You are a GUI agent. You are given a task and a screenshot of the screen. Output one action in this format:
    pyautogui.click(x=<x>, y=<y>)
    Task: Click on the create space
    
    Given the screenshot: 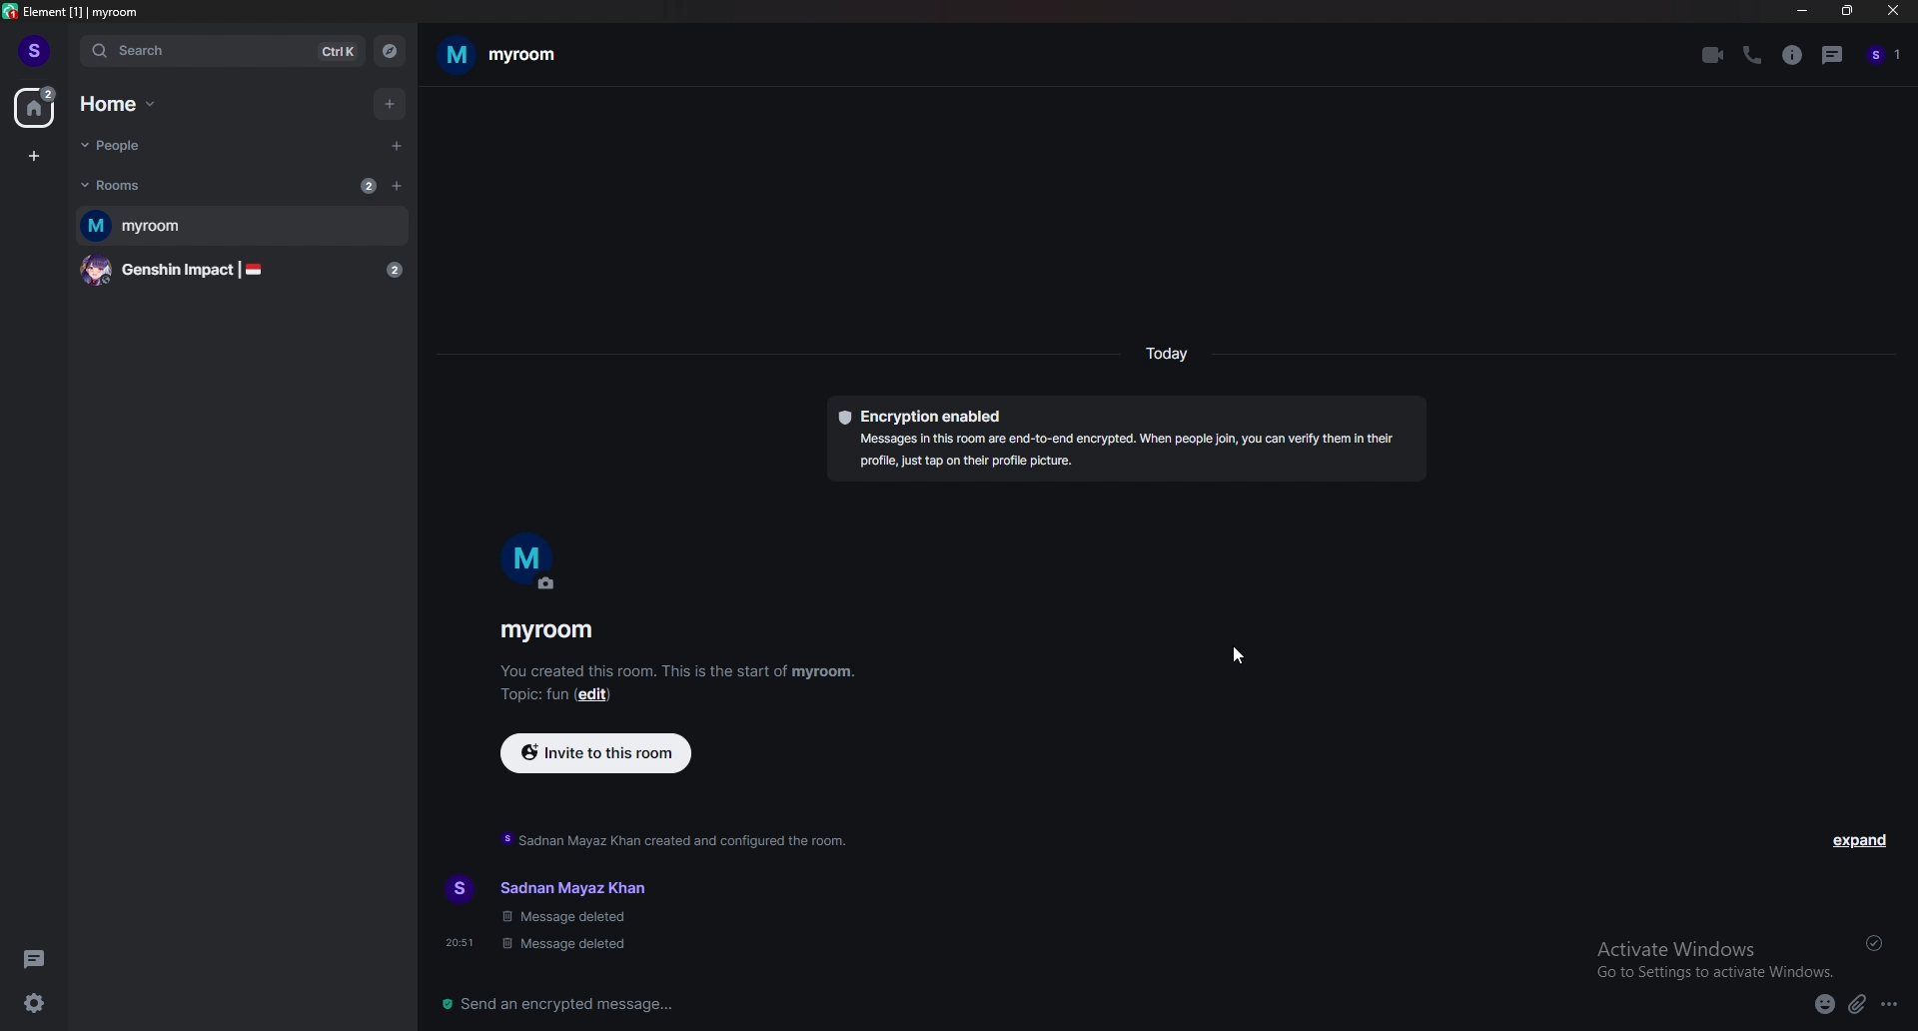 What is the action you would take?
    pyautogui.click(x=34, y=157)
    